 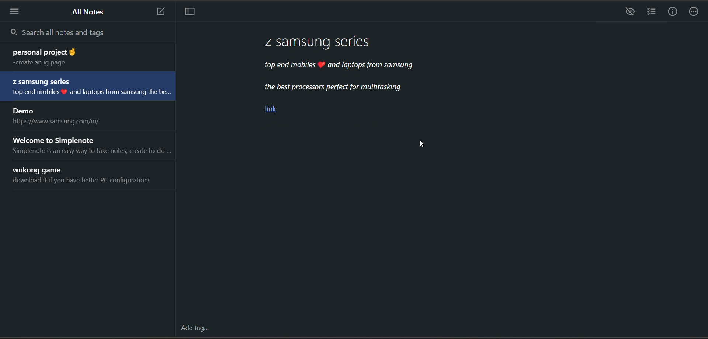 What do you see at coordinates (348, 77) in the screenshot?
I see `note with emoji added to content` at bounding box center [348, 77].